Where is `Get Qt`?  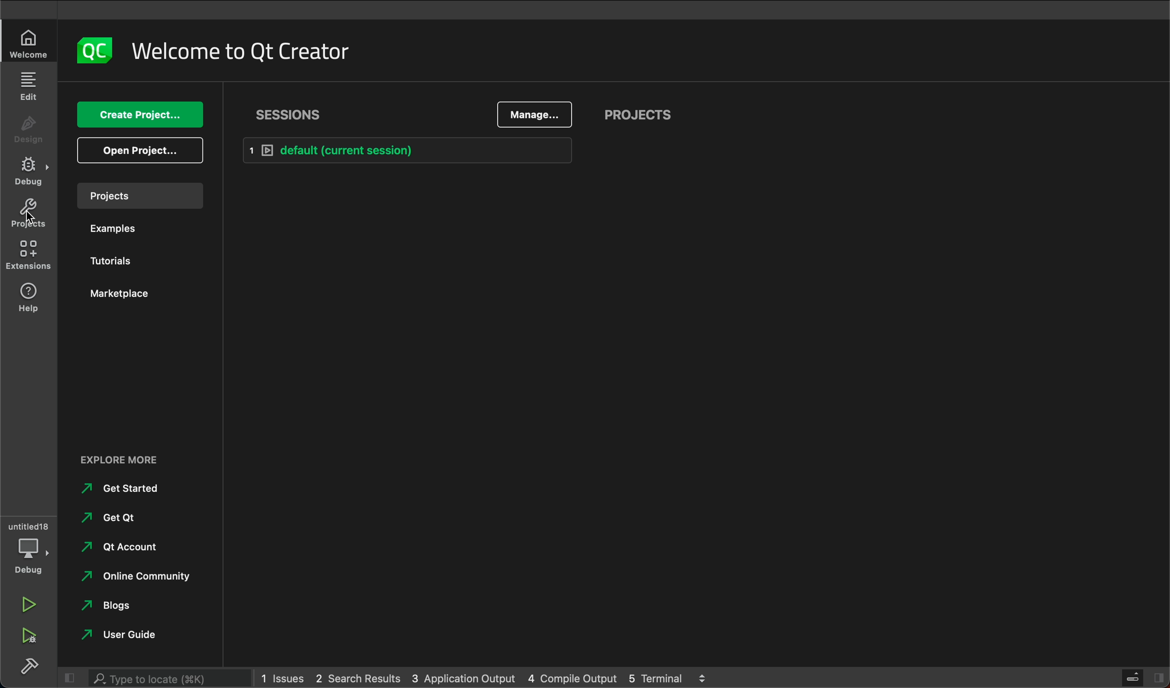 Get Qt is located at coordinates (110, 517).